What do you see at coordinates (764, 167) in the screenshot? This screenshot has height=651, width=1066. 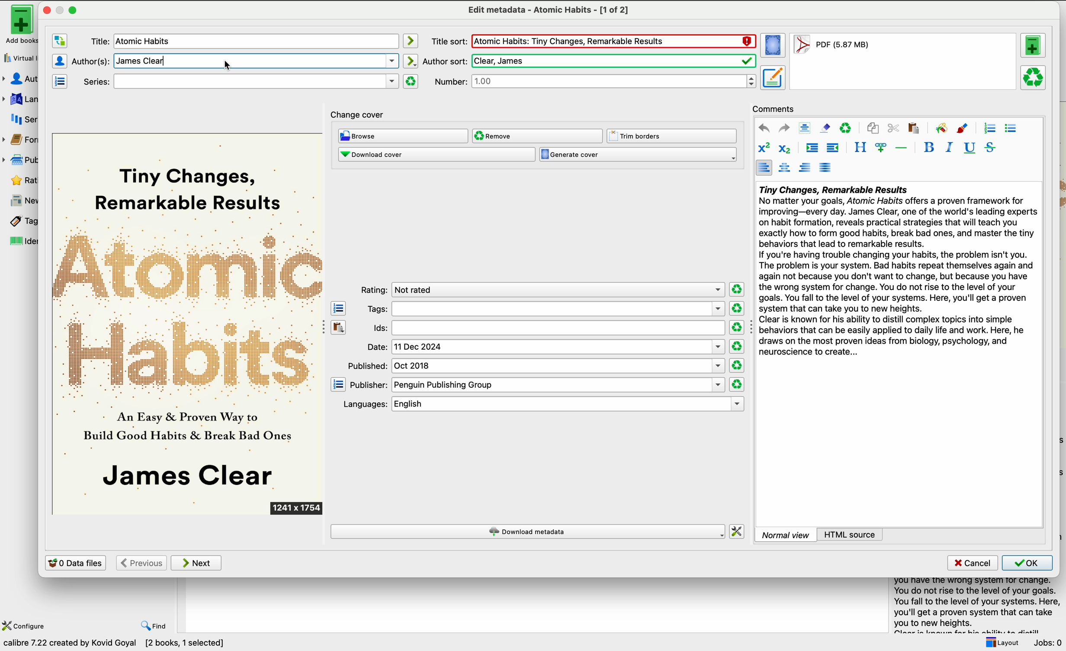 I see `align left` at bounding box center [764, 167].